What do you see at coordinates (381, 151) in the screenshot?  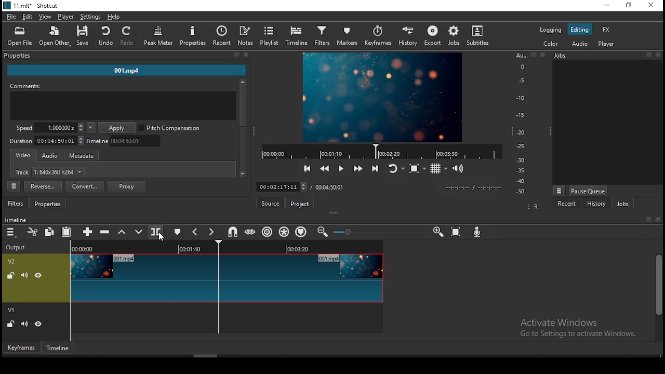 I see `TIMELINE` at bounding box center [381, 151].